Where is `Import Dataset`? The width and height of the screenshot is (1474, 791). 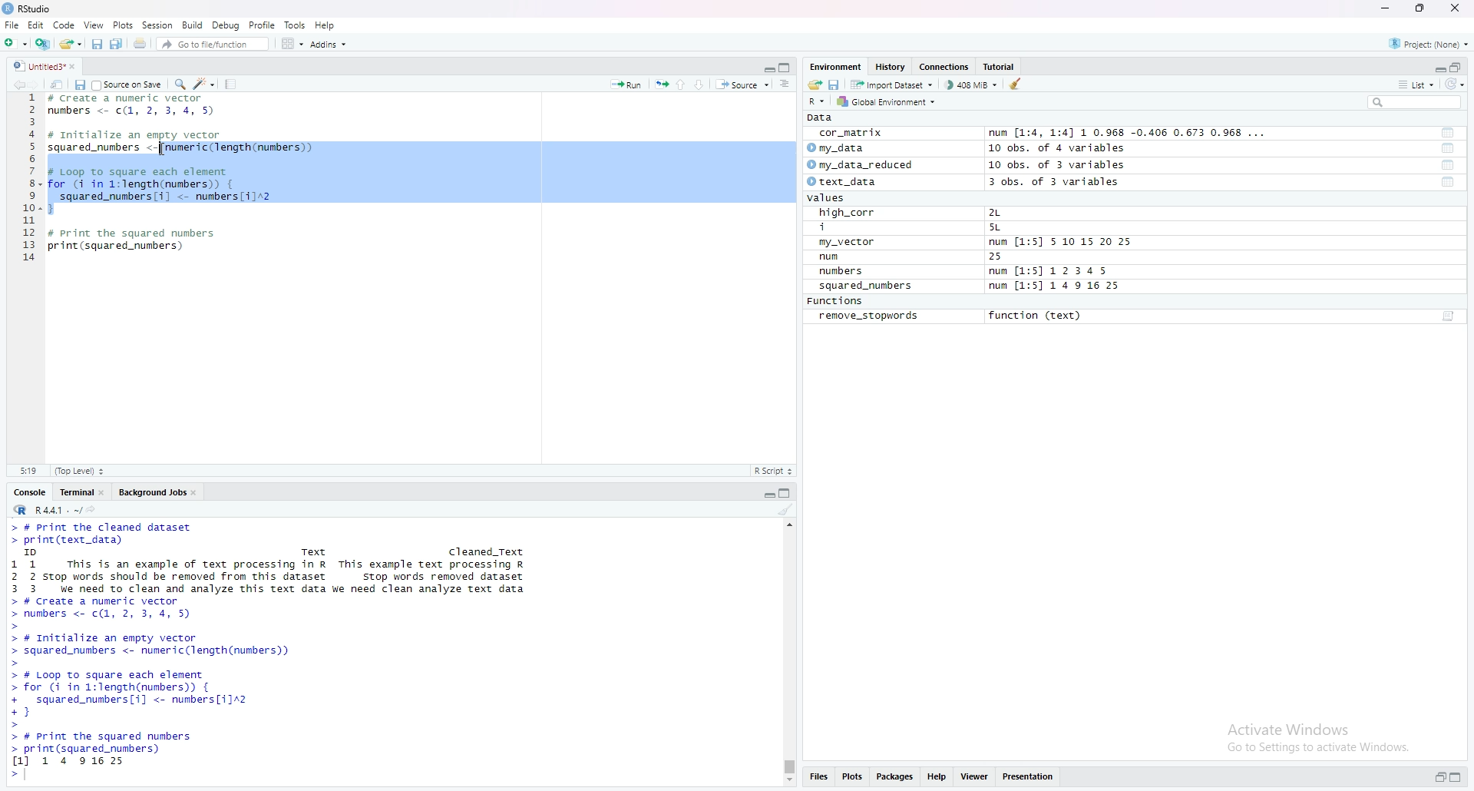
Import Dataset is located at coordinates (891, 84).